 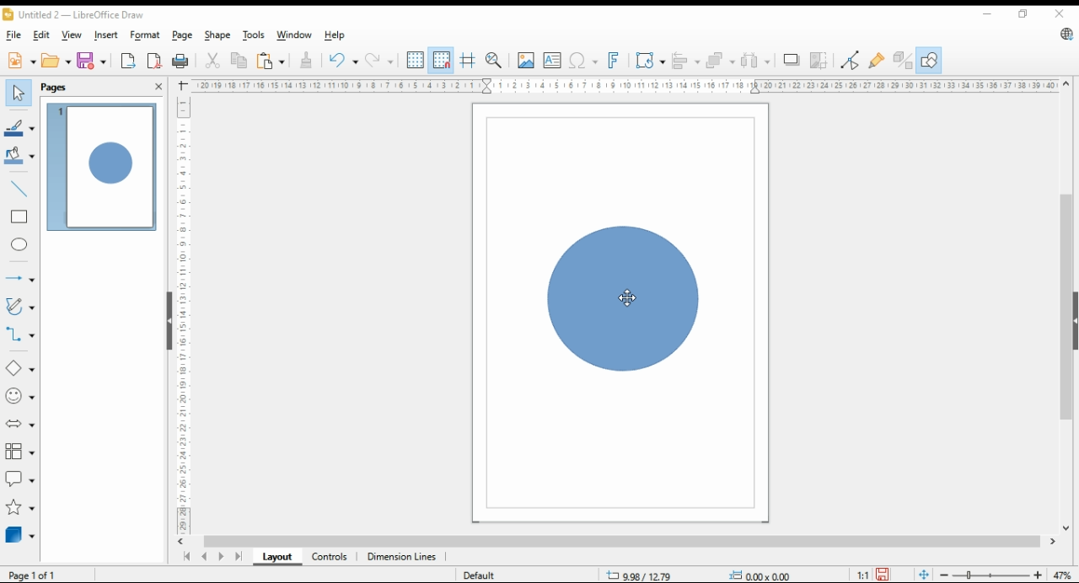 What do you see at coordinates (41, 35) in the screenshot?
I see `edit` at bounding box center [41, 35].